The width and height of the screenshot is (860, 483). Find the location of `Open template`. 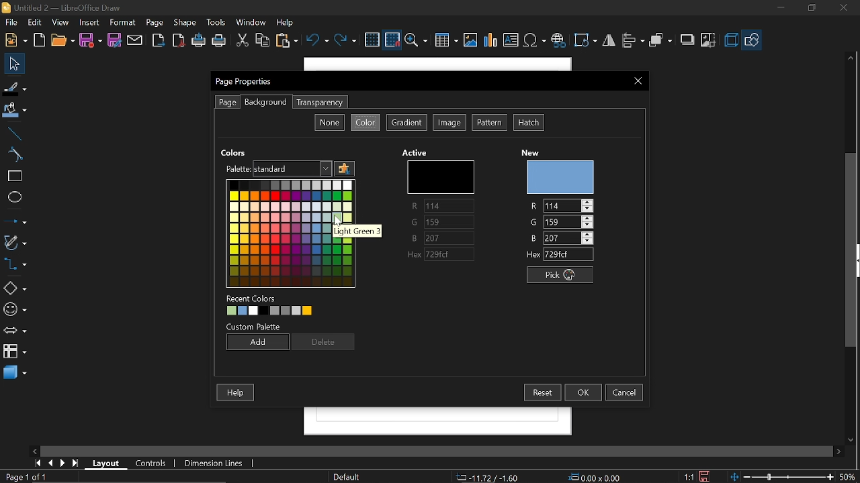

Open template is located at coordinates (40, 40).